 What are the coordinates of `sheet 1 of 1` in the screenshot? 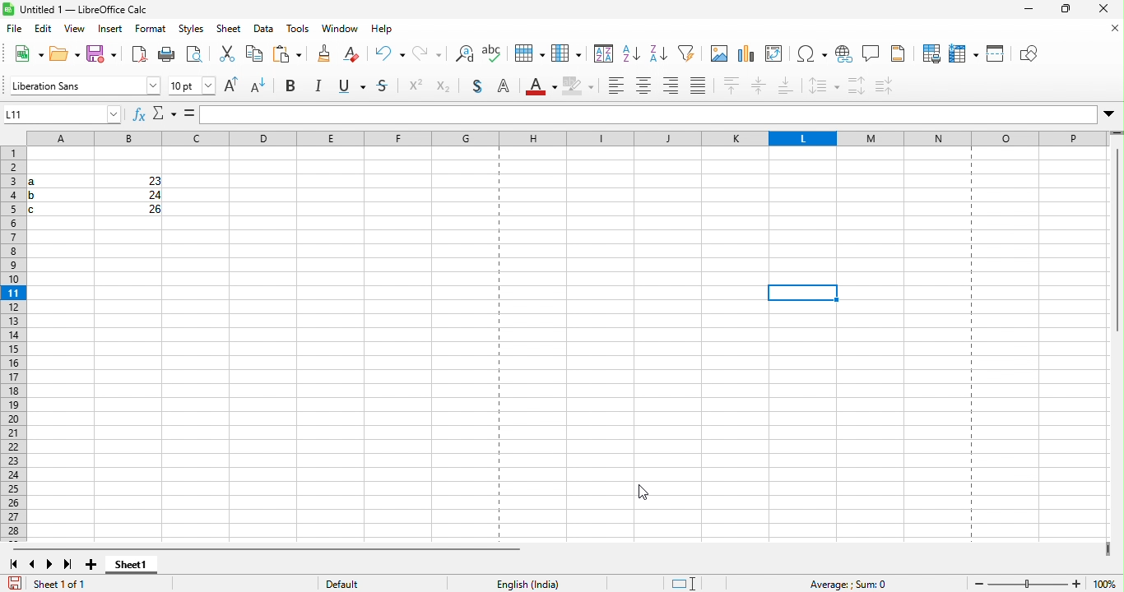 It's located at (54, 581).